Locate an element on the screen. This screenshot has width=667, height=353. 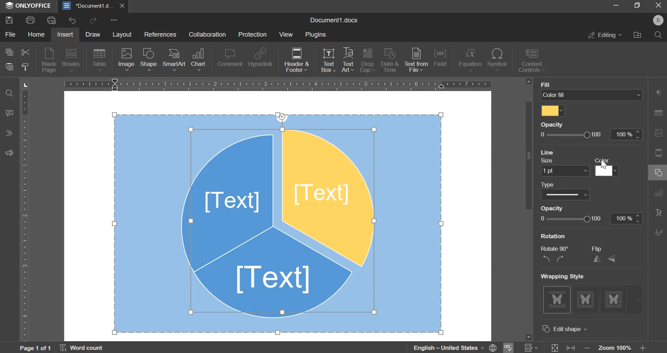
print is located at coordinates (30, 20).